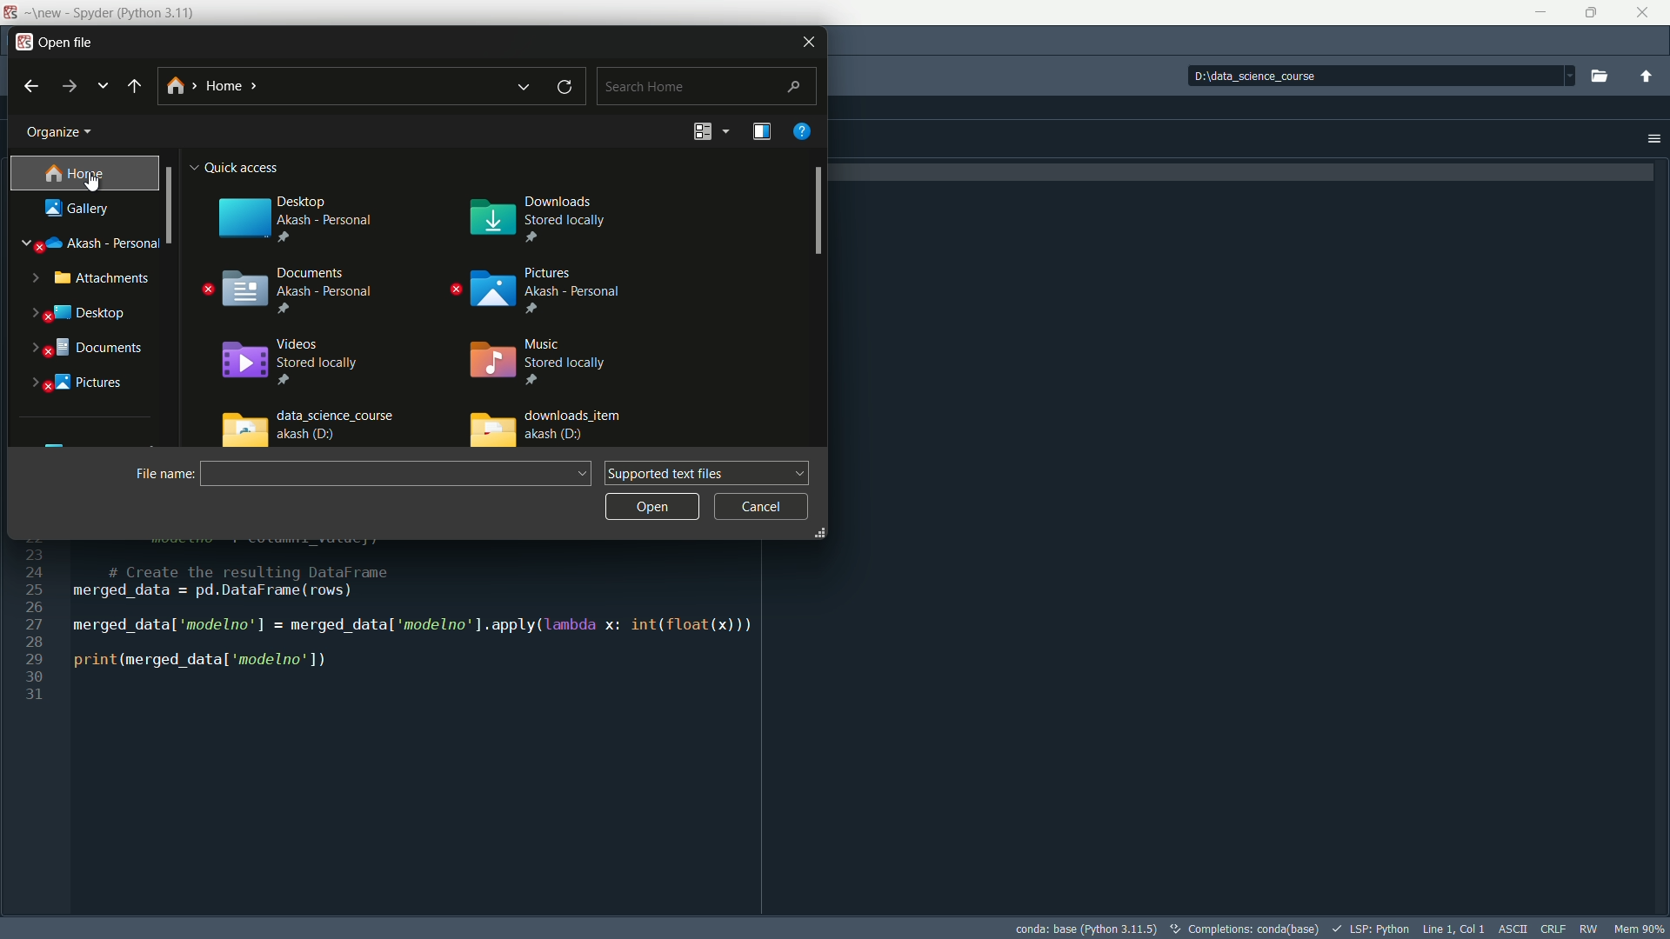  Describe the element at coordinates (650, 506) in the screenshot. I see `open` at that location.